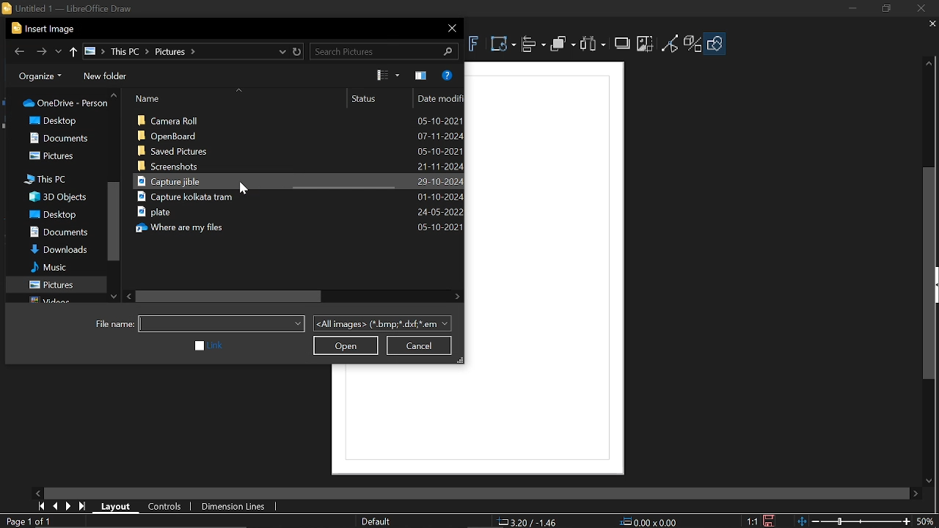  What do you see at coordinates (530, 522) in the screenshot?
I see `Position` at bounding box center [530, 522].